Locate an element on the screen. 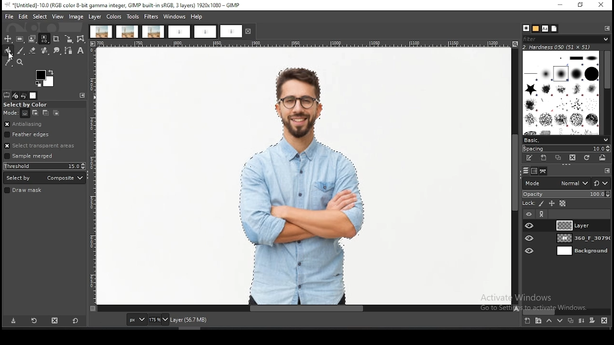 The image size is (614, 345). reset is located at coordinates (602, 183).